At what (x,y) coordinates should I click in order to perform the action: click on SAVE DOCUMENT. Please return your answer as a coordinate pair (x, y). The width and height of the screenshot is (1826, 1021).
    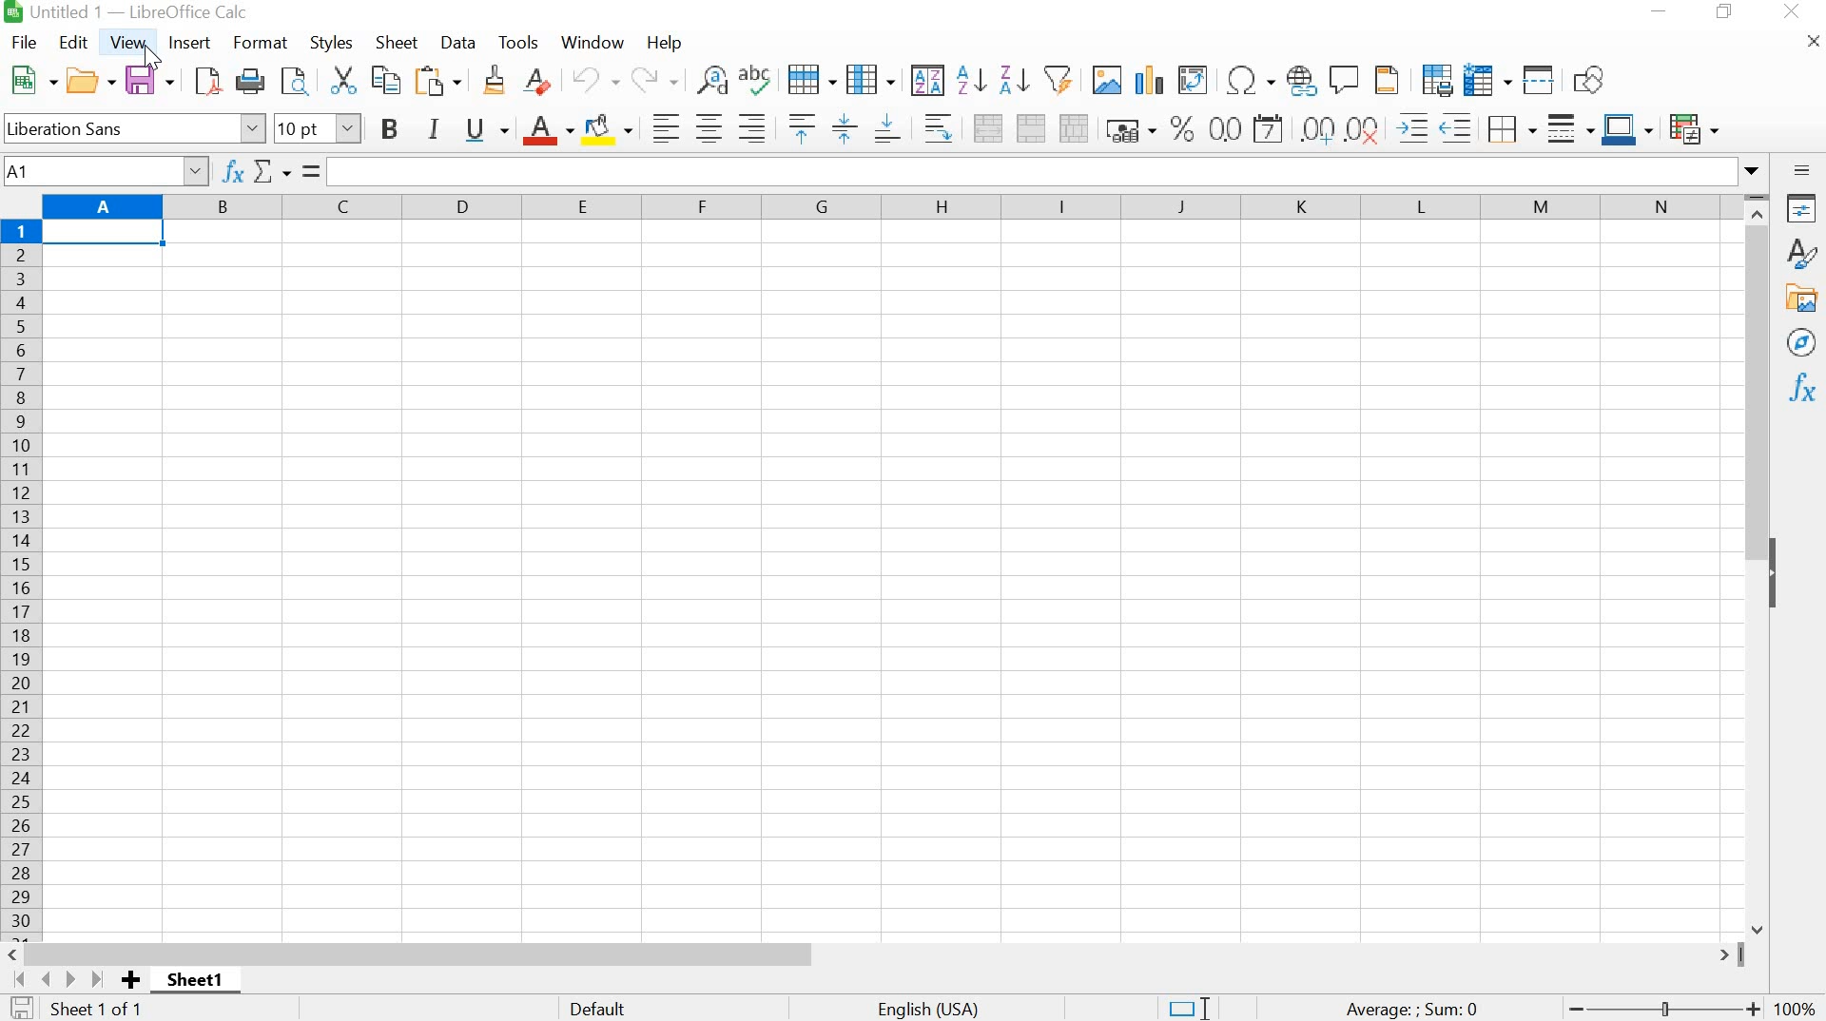
    Looking at the image, I should click on (24, 1009).